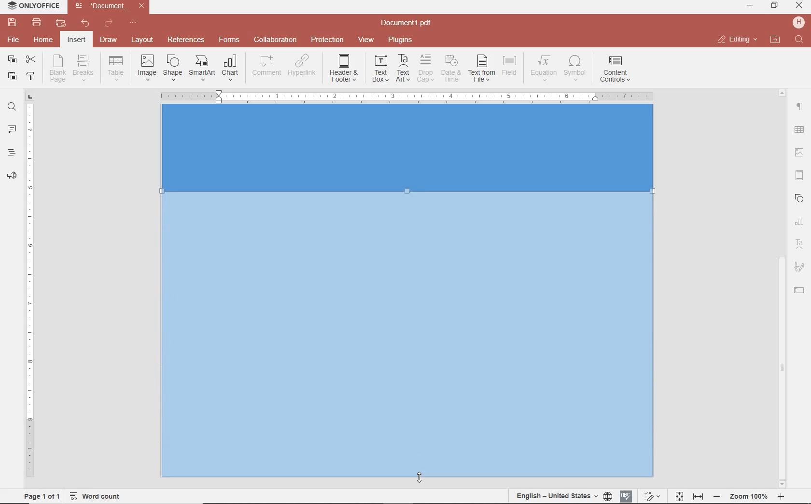 Image resolution: width=811 pixels, height=504 pixels. Describe the element at coordinates (563, 496) in the screenshot. I see `set document language` at that location.